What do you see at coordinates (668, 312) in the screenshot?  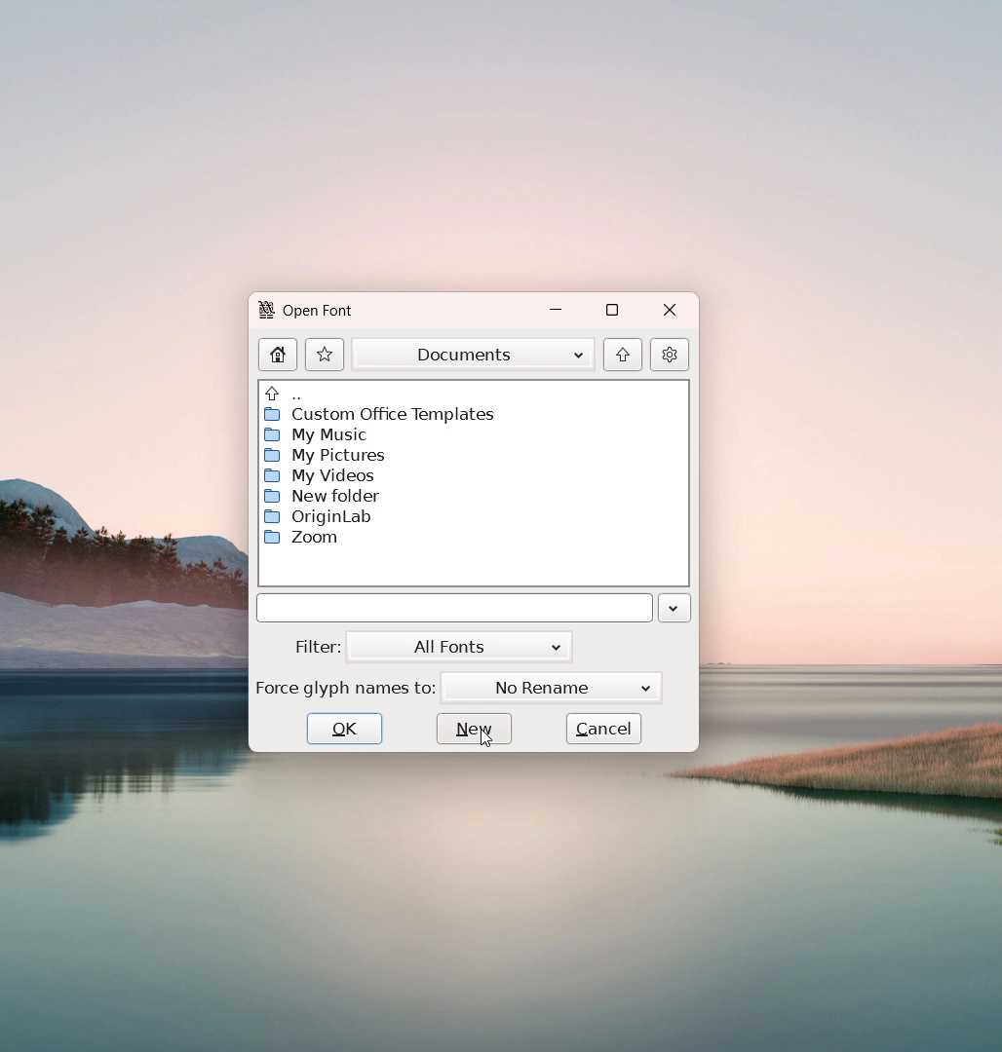 I see `close` at bounding box center [668, 312].